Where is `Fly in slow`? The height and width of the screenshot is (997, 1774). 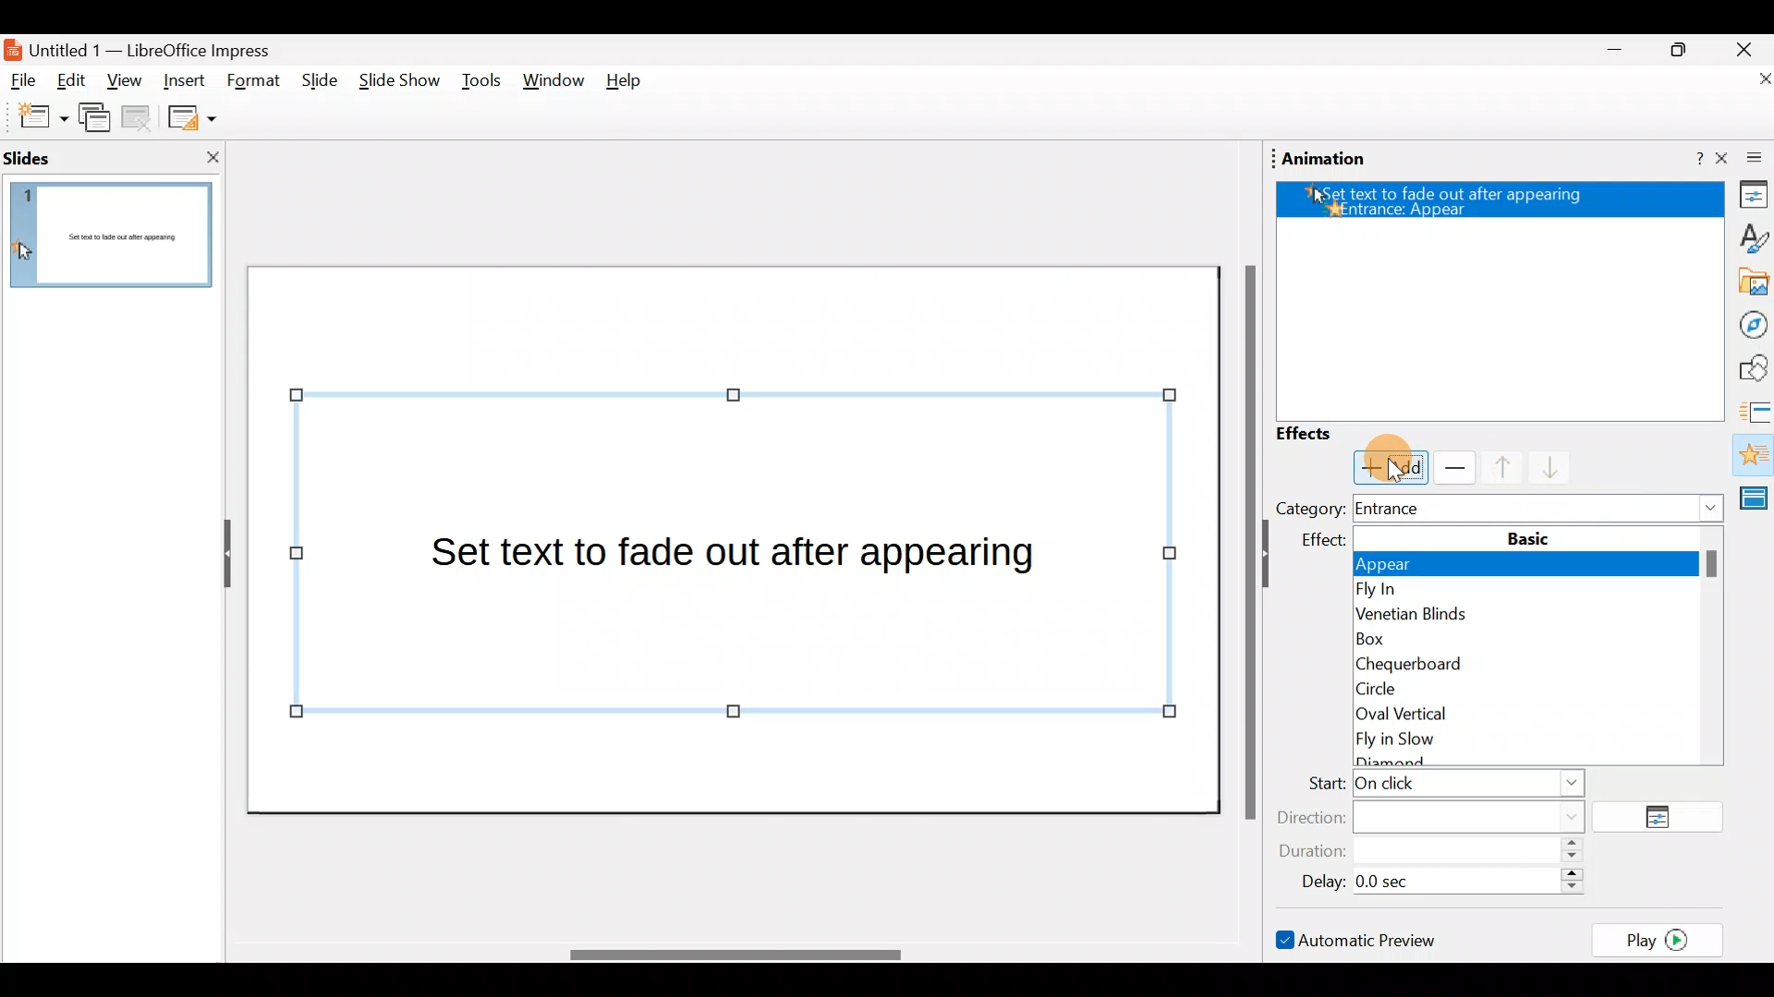
Fly in slow is located at coordinates (1537, 746).